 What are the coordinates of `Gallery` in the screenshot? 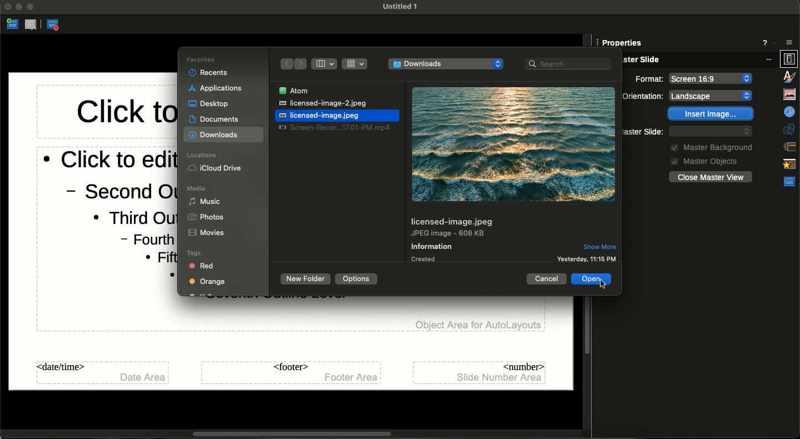 It's located at (789, 76).